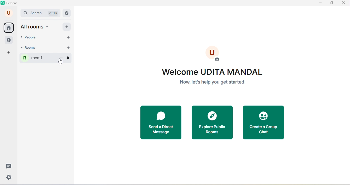 This screenshot has width=350, height=185. What do you see at coordinates (10, 3) in the screenshot?
I see `element` at bounding box center [10, 3].